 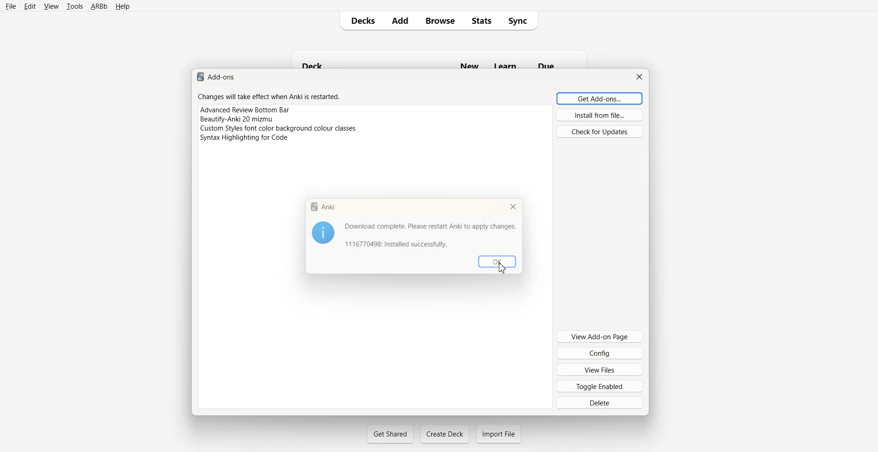 I want to click on Browse, so click(x=439, y=21).